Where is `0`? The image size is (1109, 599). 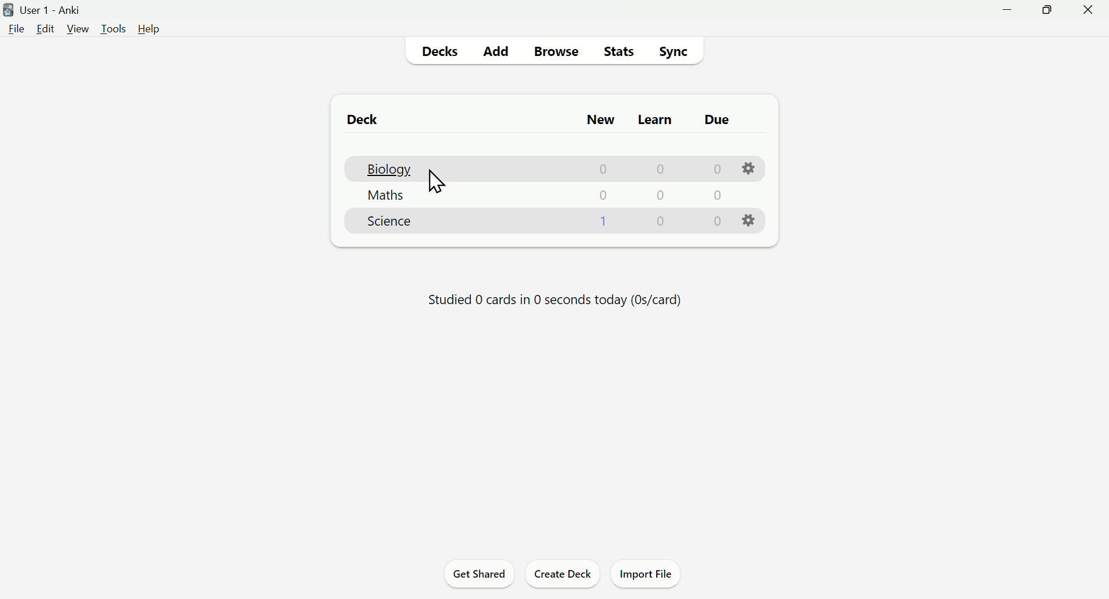
0 is located at coordinates (716, 169).